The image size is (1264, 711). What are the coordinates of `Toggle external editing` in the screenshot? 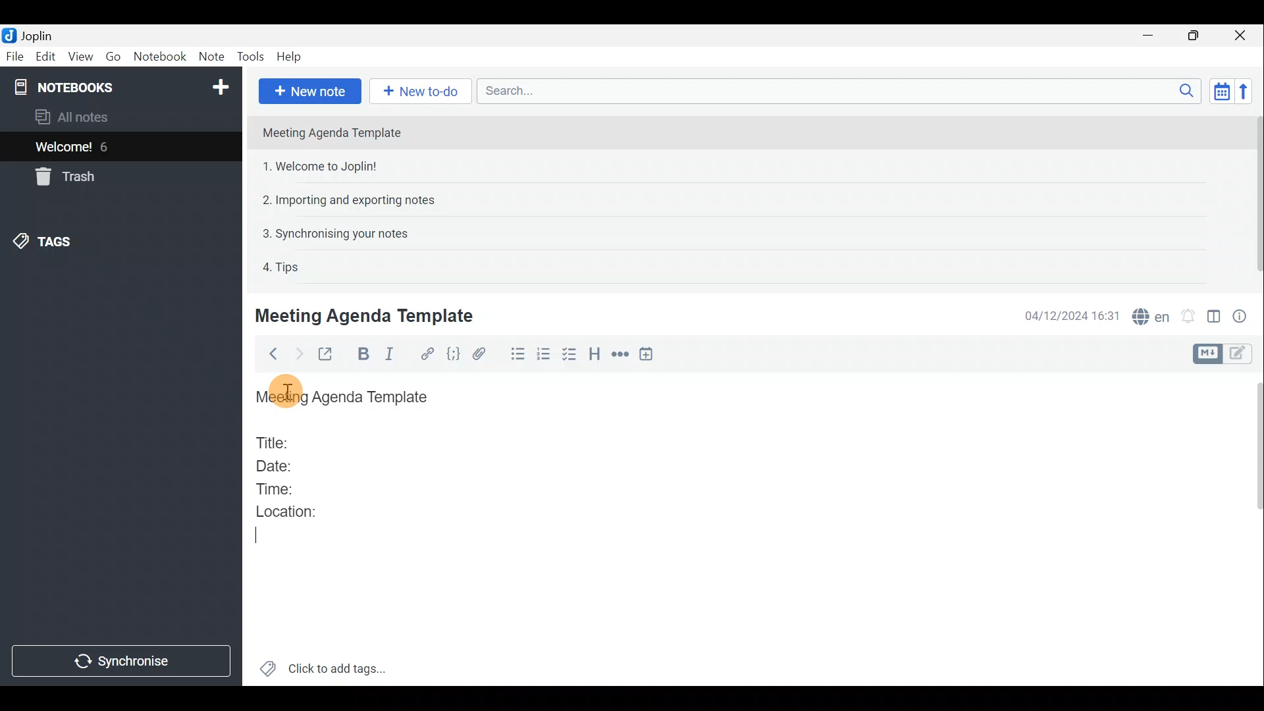 It's located at (329, 355).